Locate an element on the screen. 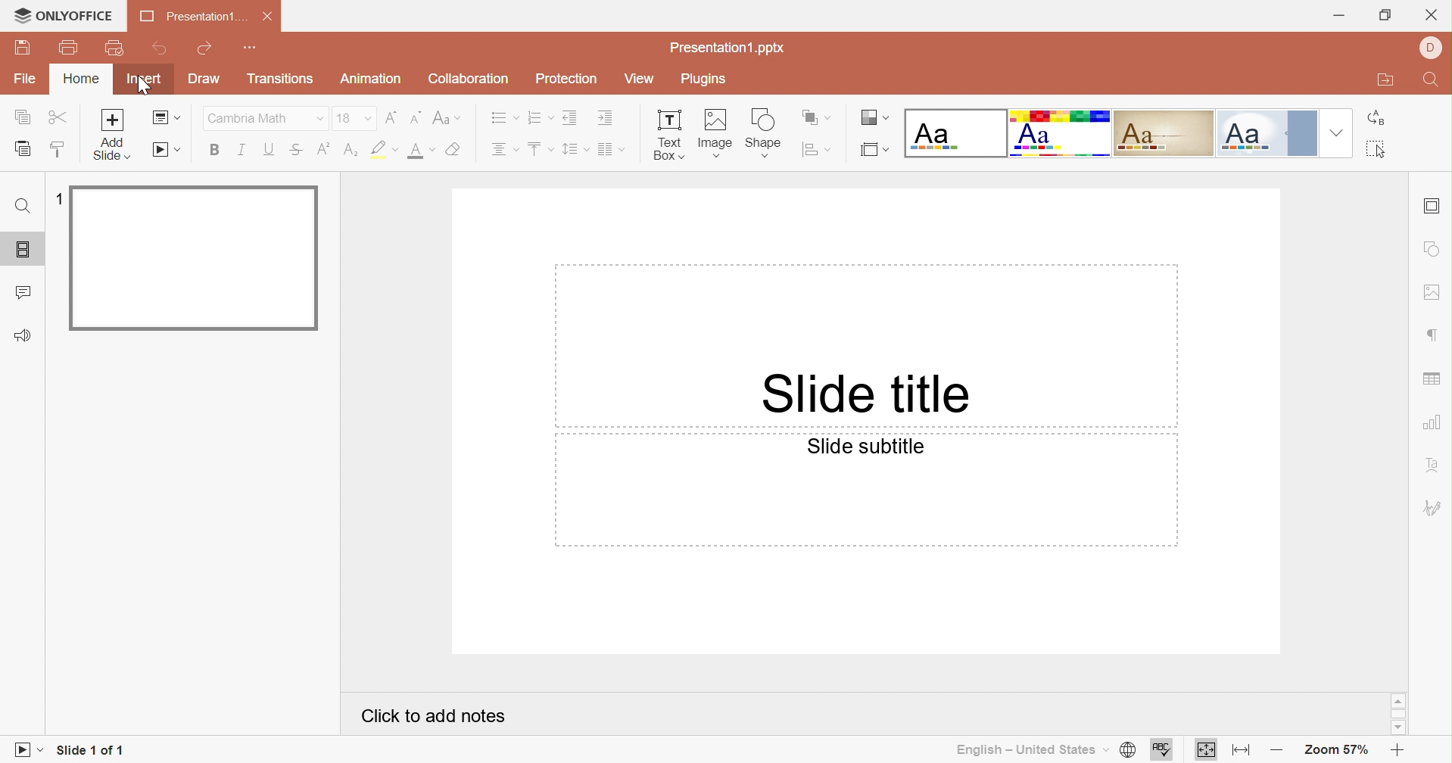 This screenshot has height=763, width=1452. Redo is located at coordinates (206, 50).